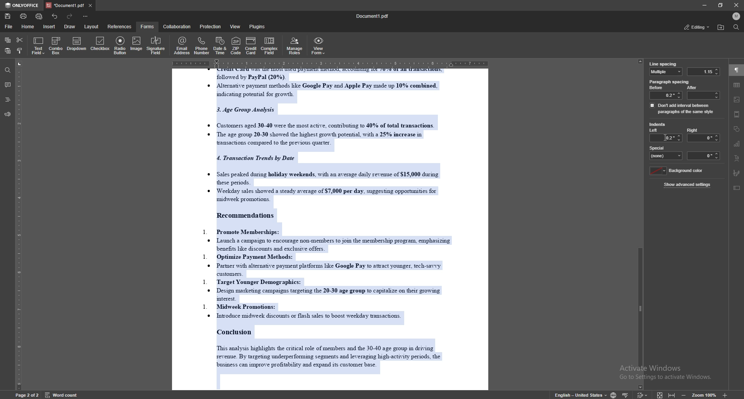 This screenshot has width=744, height=399. What do you see at coordinates (642, 224) in the screenshot?
I see `scroll bar` at bounding box center [642, 224].